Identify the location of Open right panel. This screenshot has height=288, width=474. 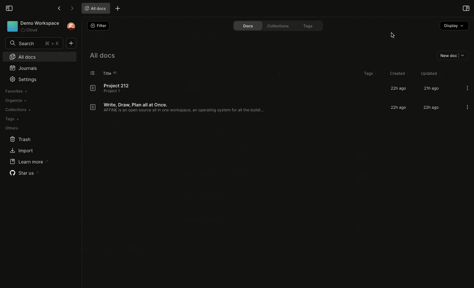
(465, 9).